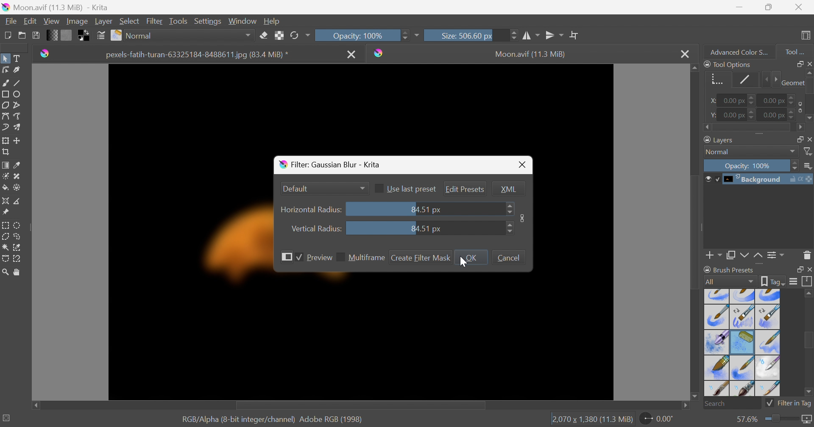 The height and width of the screenshot is (427, 814). What do you see at coordinates (300, 258) in the screenshot?
I see `Checkbox` at bounding box center [300, 258].